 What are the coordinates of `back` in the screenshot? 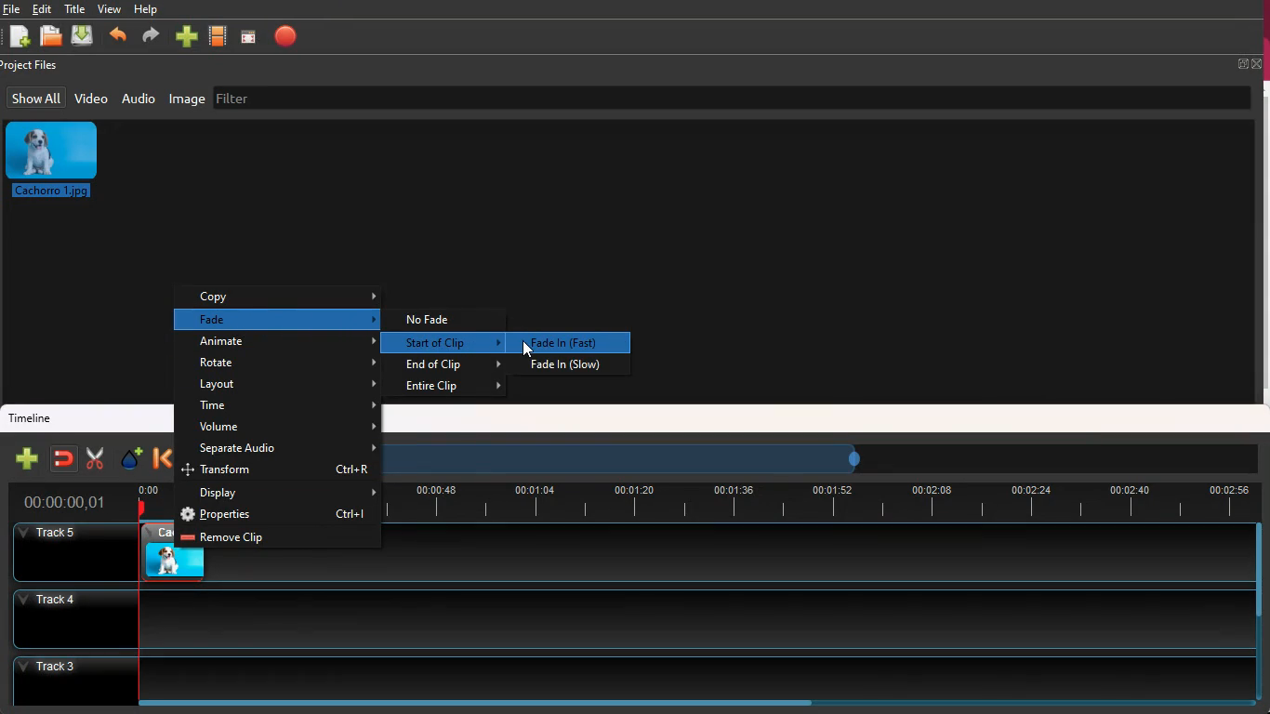 It's located at (160, 459).